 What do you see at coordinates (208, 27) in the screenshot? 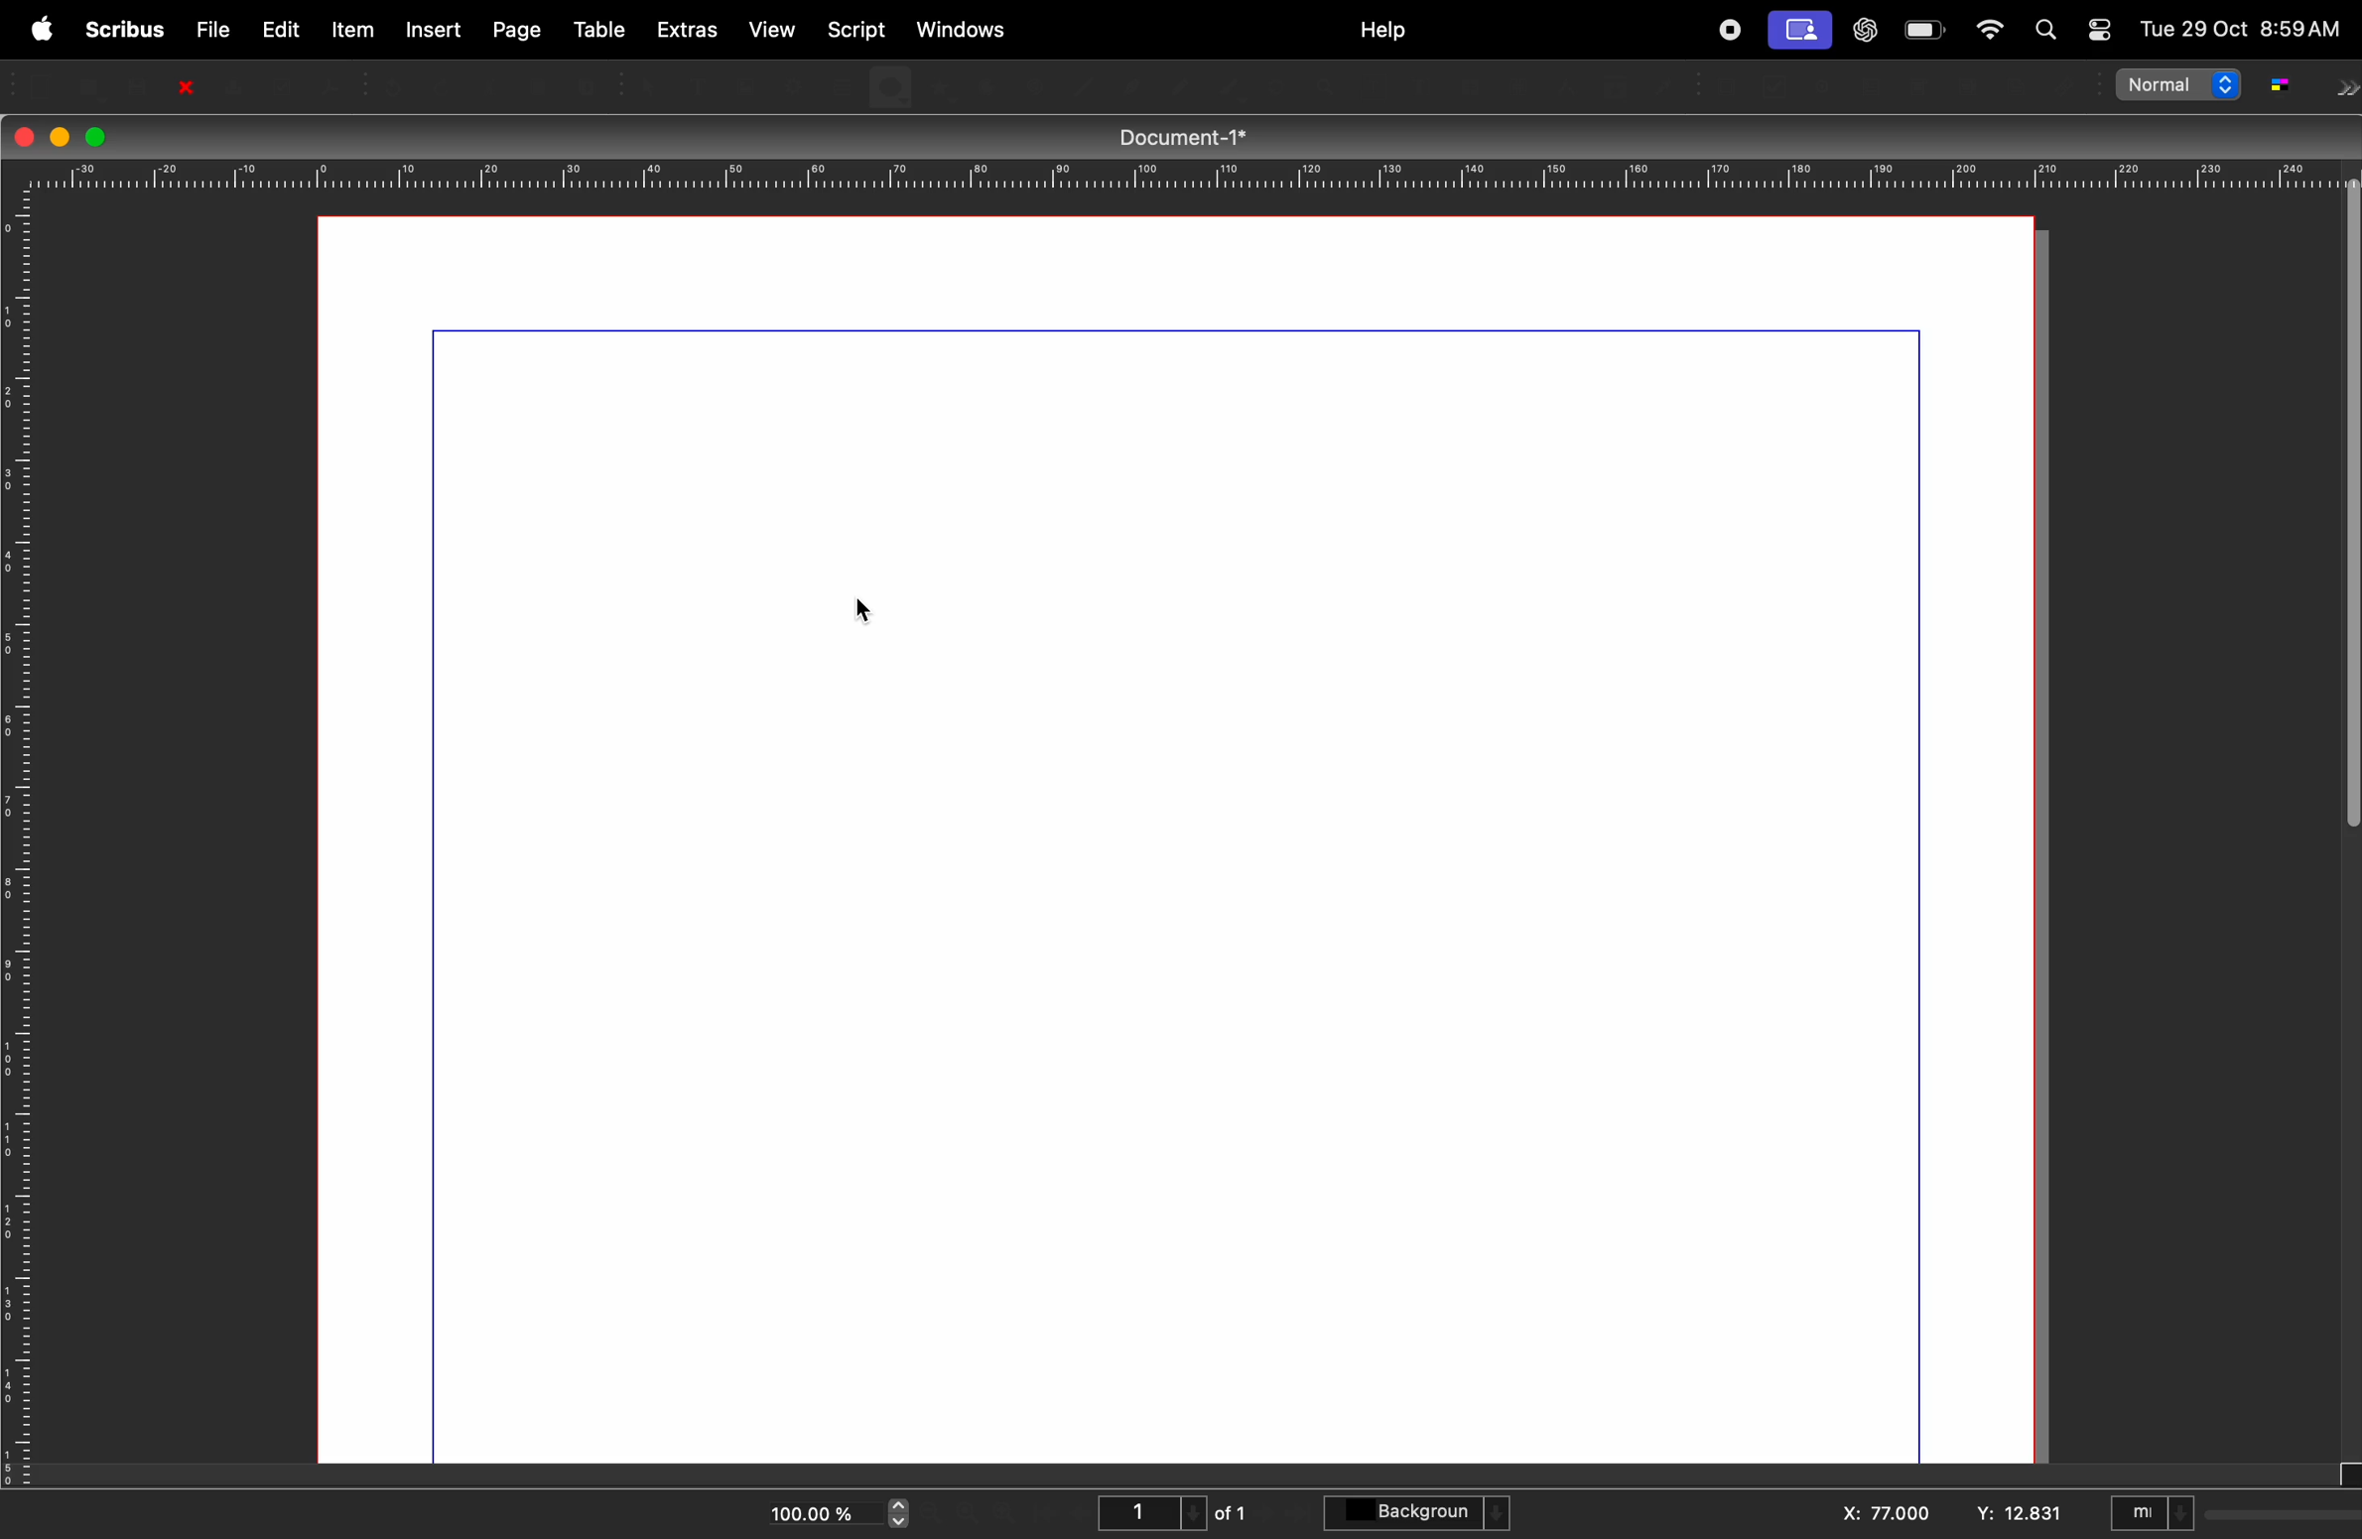
I see `file` at bounding box center [208, 27].